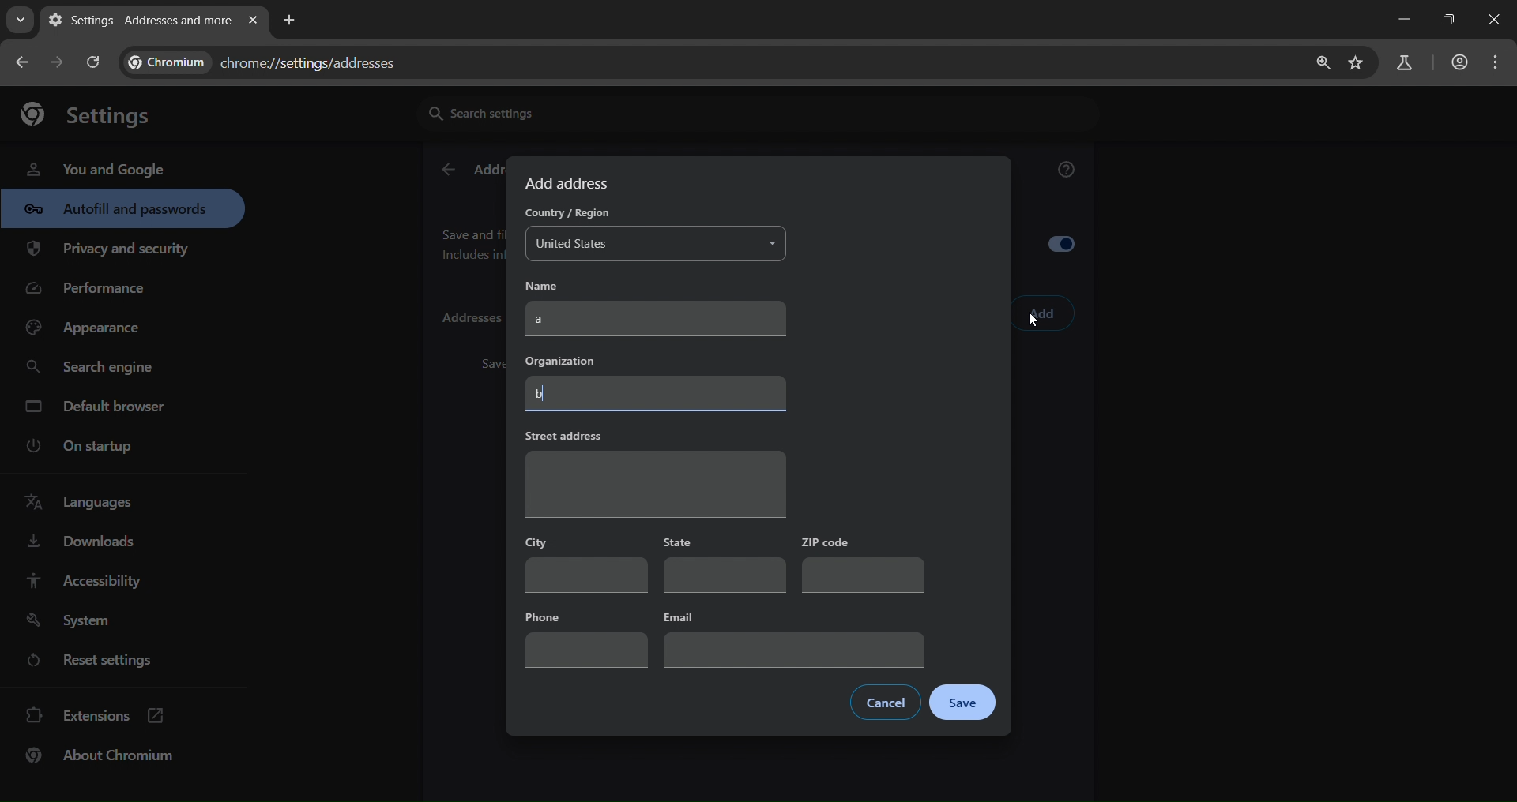 The image size is (1517, 802). I want to click on chrome://settings/addresses, so click(273, 59).